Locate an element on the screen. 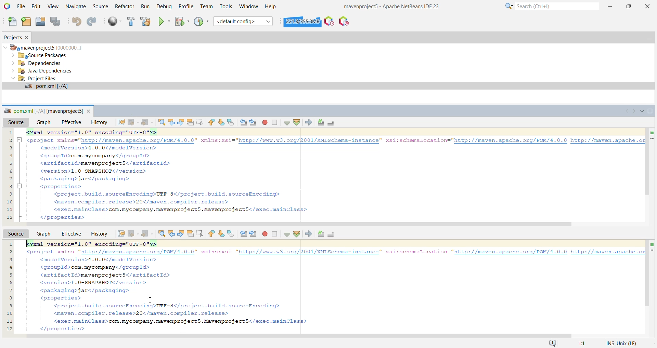  Shift Line Right is located at coordinates (253, 234).